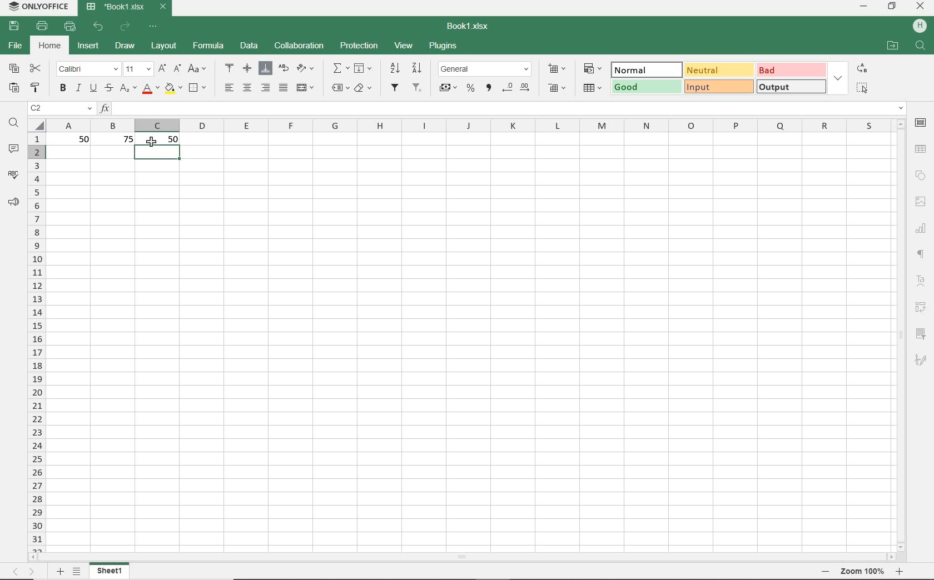 Image resolution: width=934 pixels, height=580 pixels. Describe the element at coordinates (394, 68) in the screenshot. I see `sort ascending` at that location.